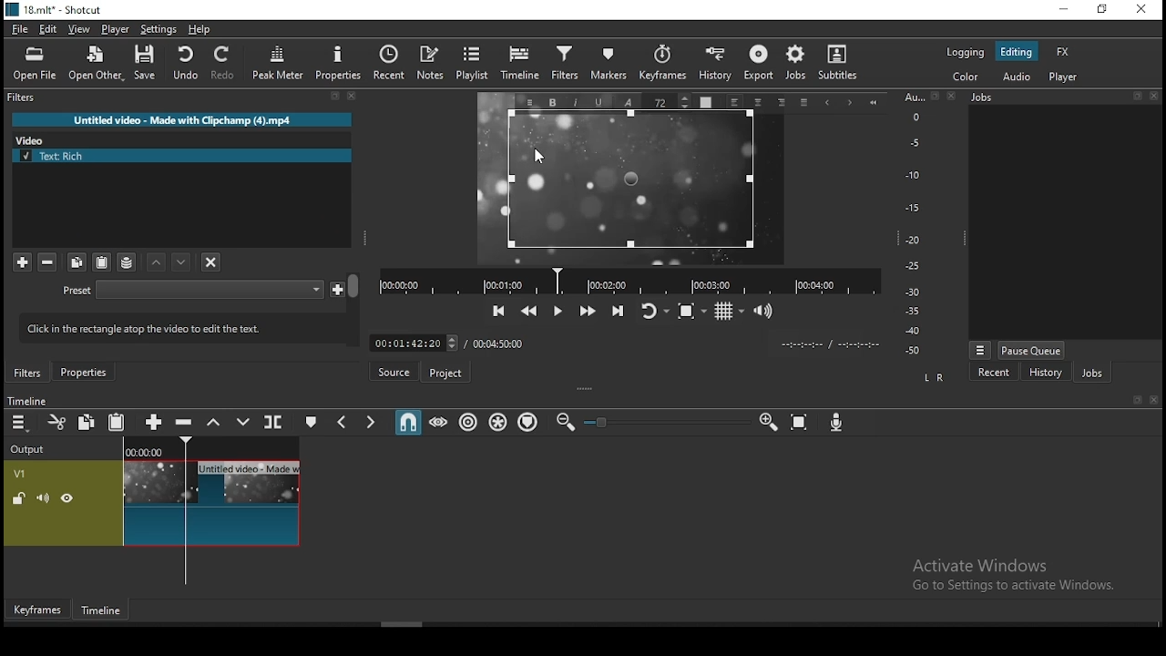 Image resolution: width=1166 pixels, height=656 pixels. I want to click on ripple markers, so click(530, 423).